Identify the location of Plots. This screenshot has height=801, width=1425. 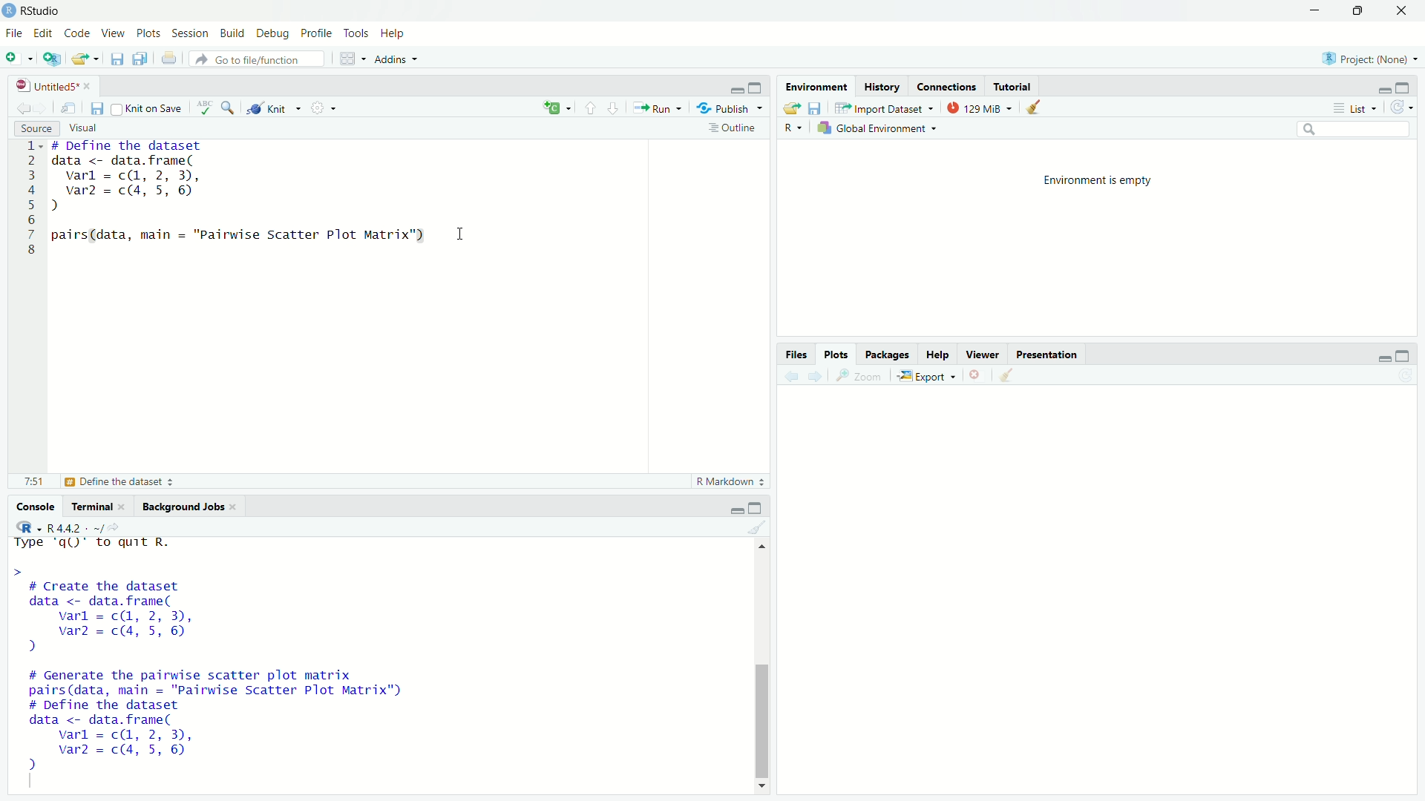
(150, 32).